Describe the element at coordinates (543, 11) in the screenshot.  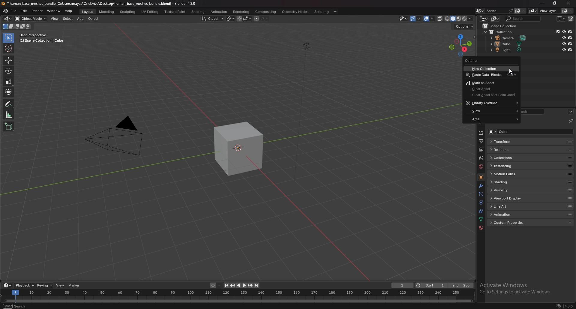
I see `view layer` at that location.